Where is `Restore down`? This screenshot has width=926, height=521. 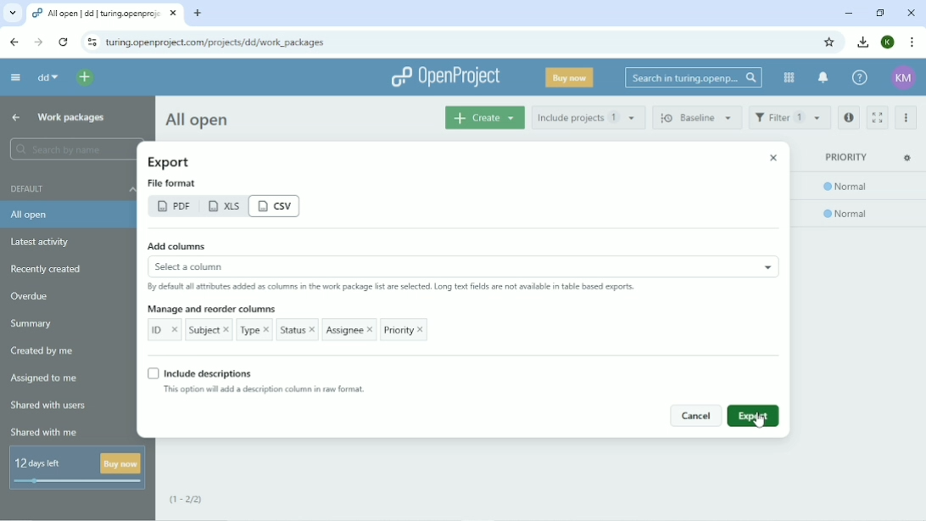
Restore down is located at coordinates (880, 12).